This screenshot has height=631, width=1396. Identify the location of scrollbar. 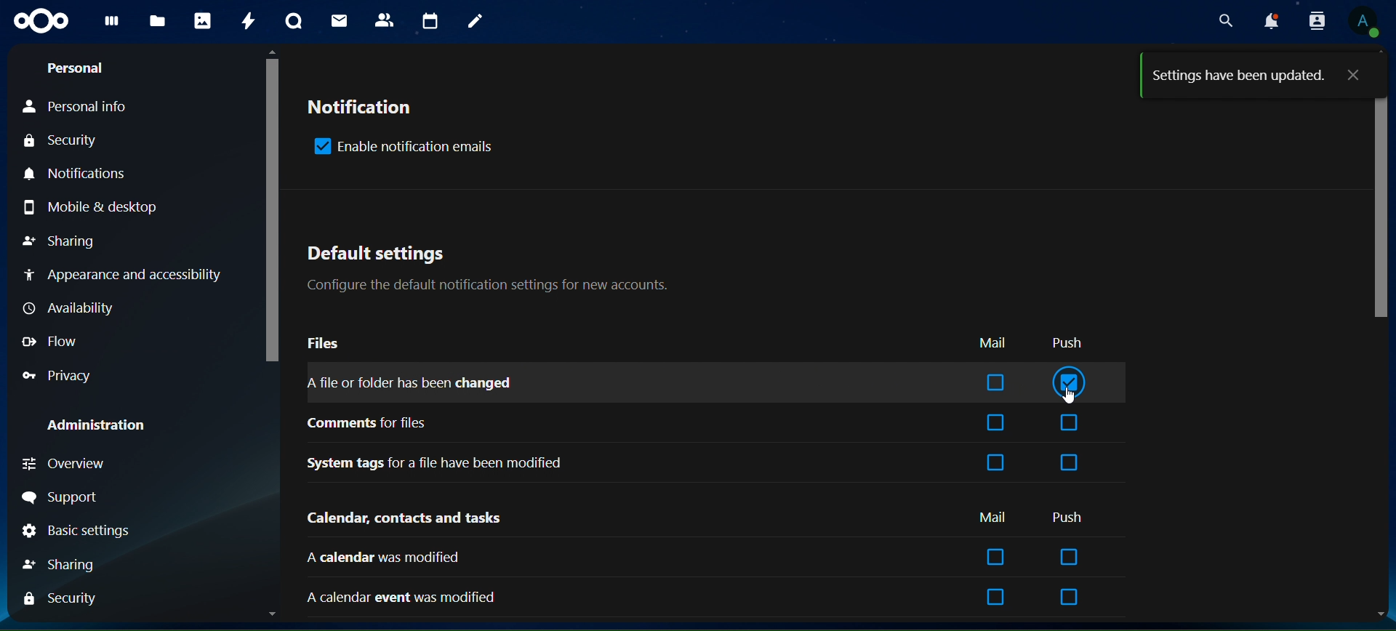
(1380, 189).